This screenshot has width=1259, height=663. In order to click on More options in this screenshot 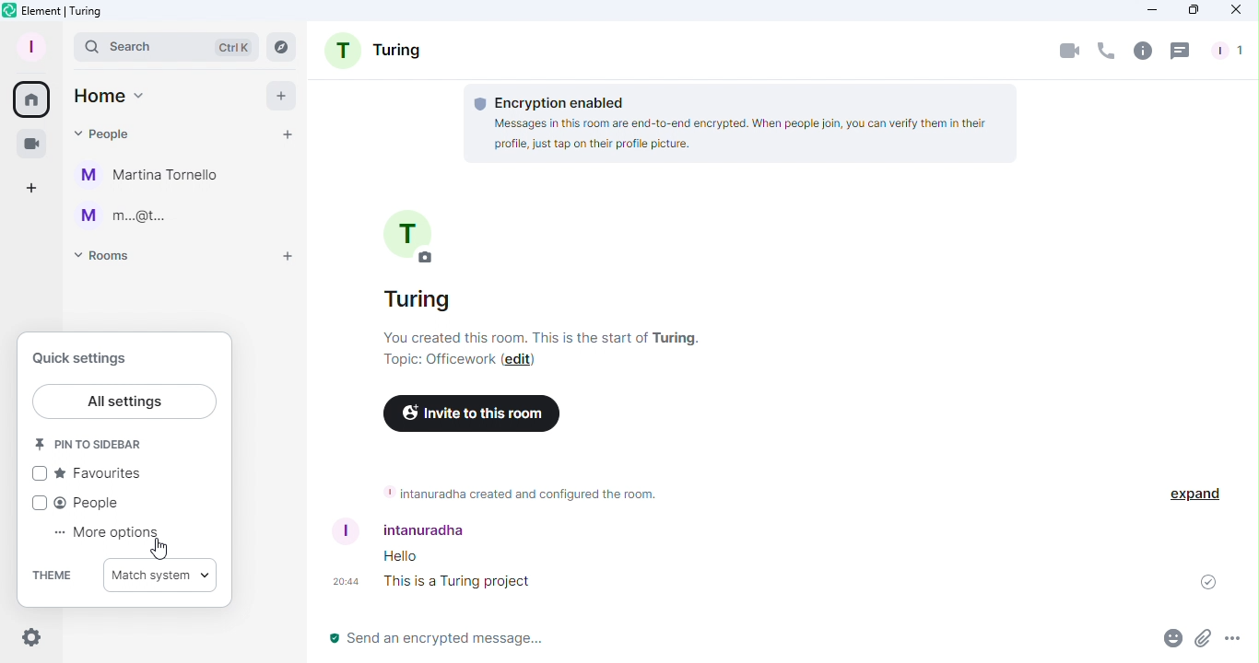, I will do `click(1236, 642)`.